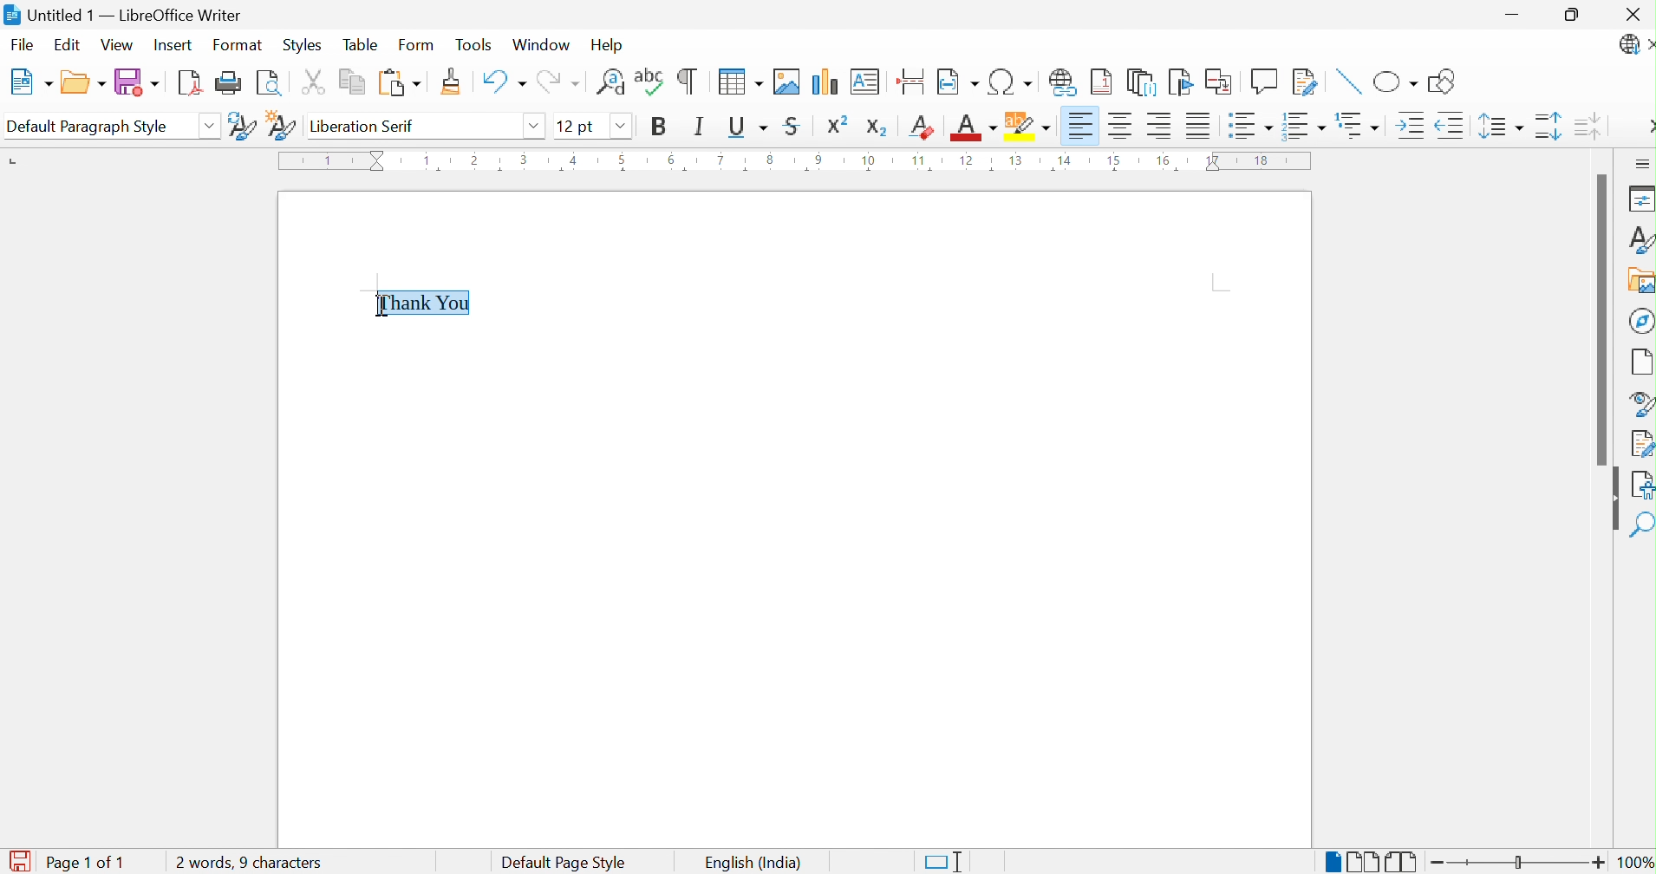 The image size is (1656, 874). I want to click on Ruler, so click(792, 163).